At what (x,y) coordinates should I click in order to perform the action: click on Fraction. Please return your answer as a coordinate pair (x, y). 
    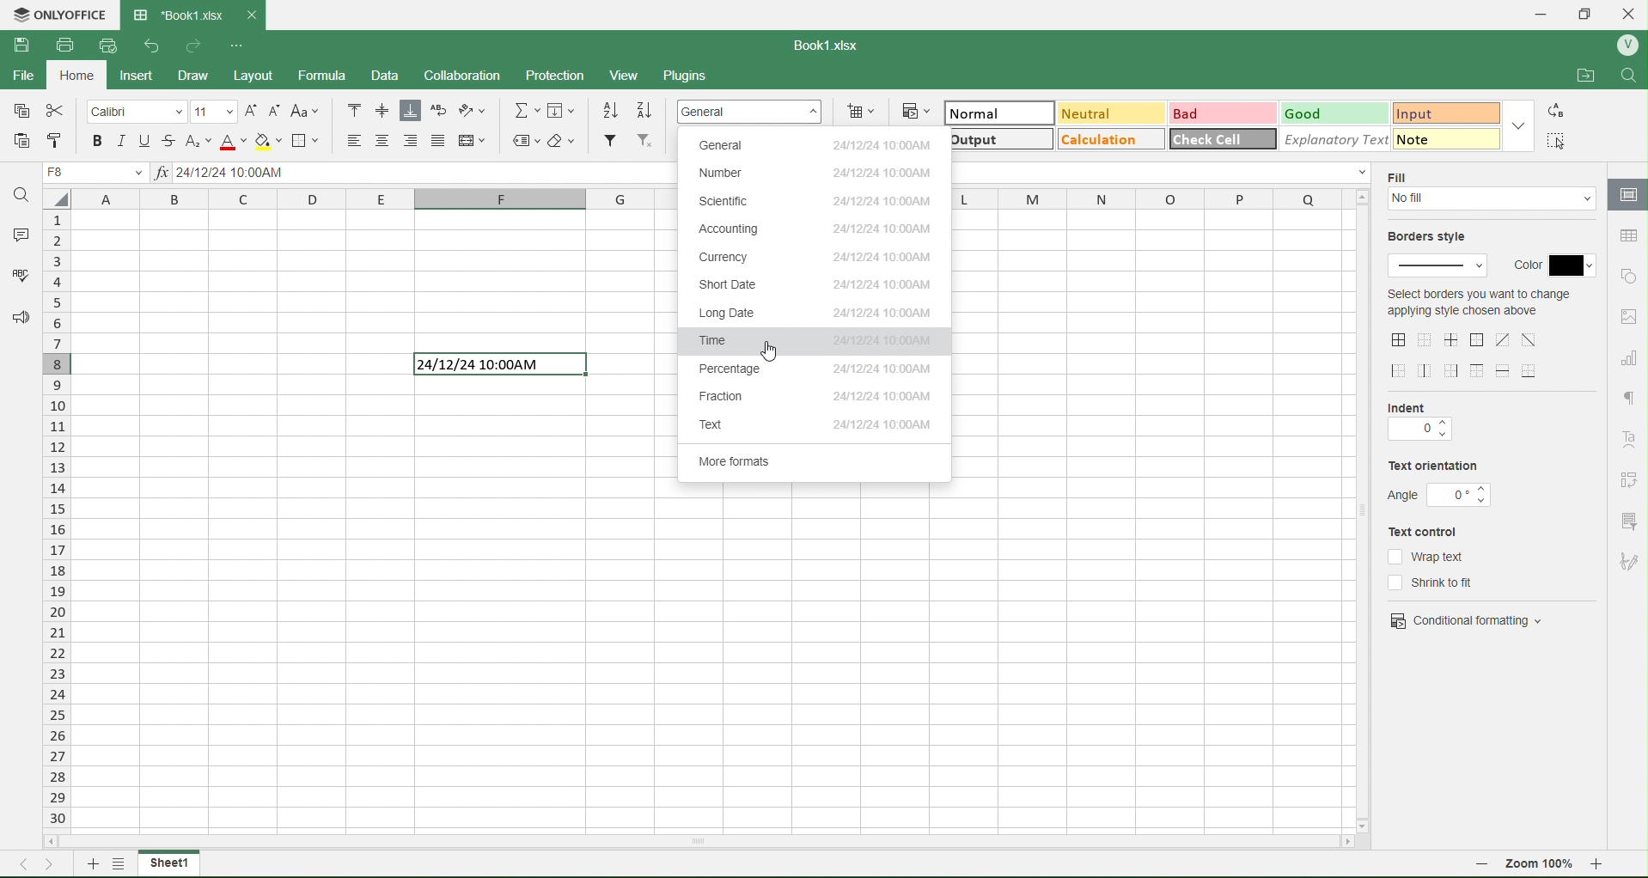
    Looking at the image, I should click on (825, 397).